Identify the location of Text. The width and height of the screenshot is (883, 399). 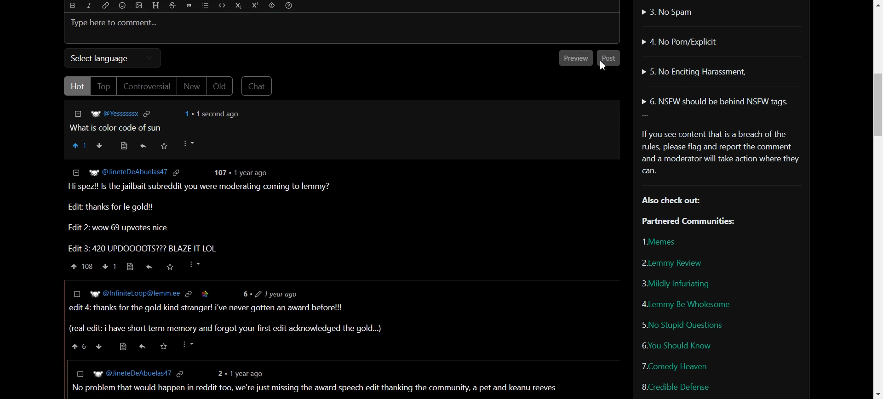
(707, 199).